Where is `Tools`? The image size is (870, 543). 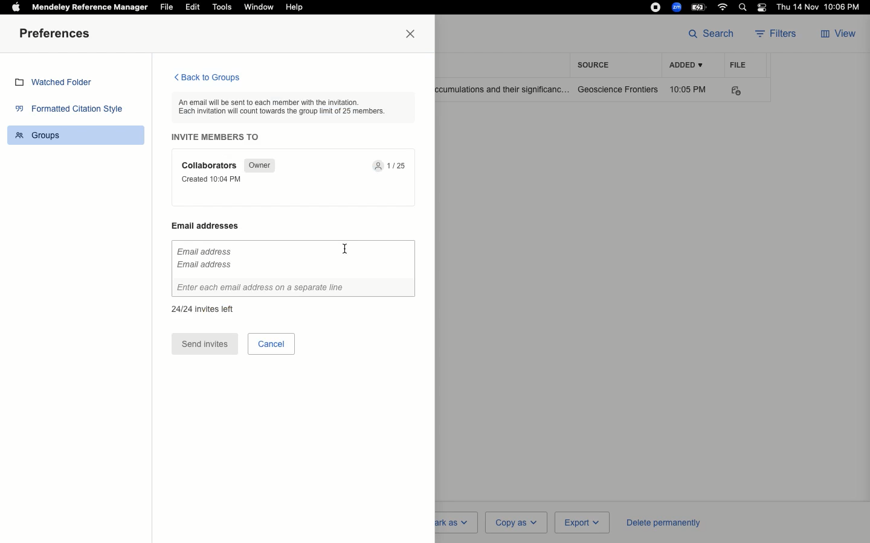
Tools is located at coordinates (222, 7).